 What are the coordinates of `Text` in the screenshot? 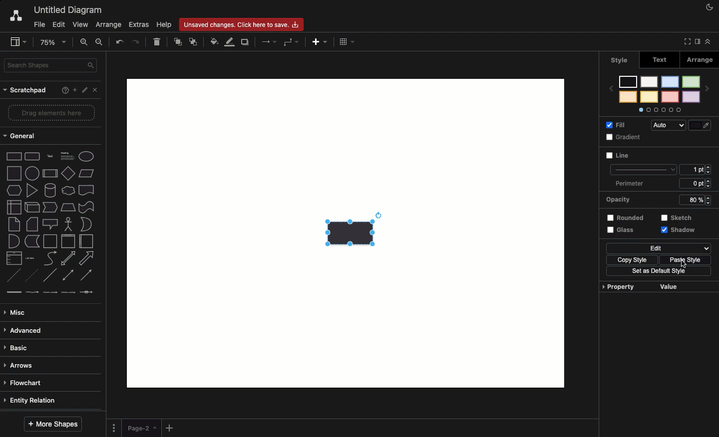 It's located at (50, 157).